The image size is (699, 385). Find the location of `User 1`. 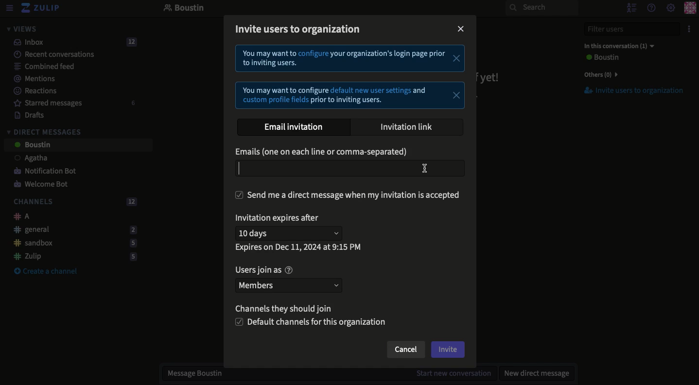

User 1 is located at coordinates (26, 159).